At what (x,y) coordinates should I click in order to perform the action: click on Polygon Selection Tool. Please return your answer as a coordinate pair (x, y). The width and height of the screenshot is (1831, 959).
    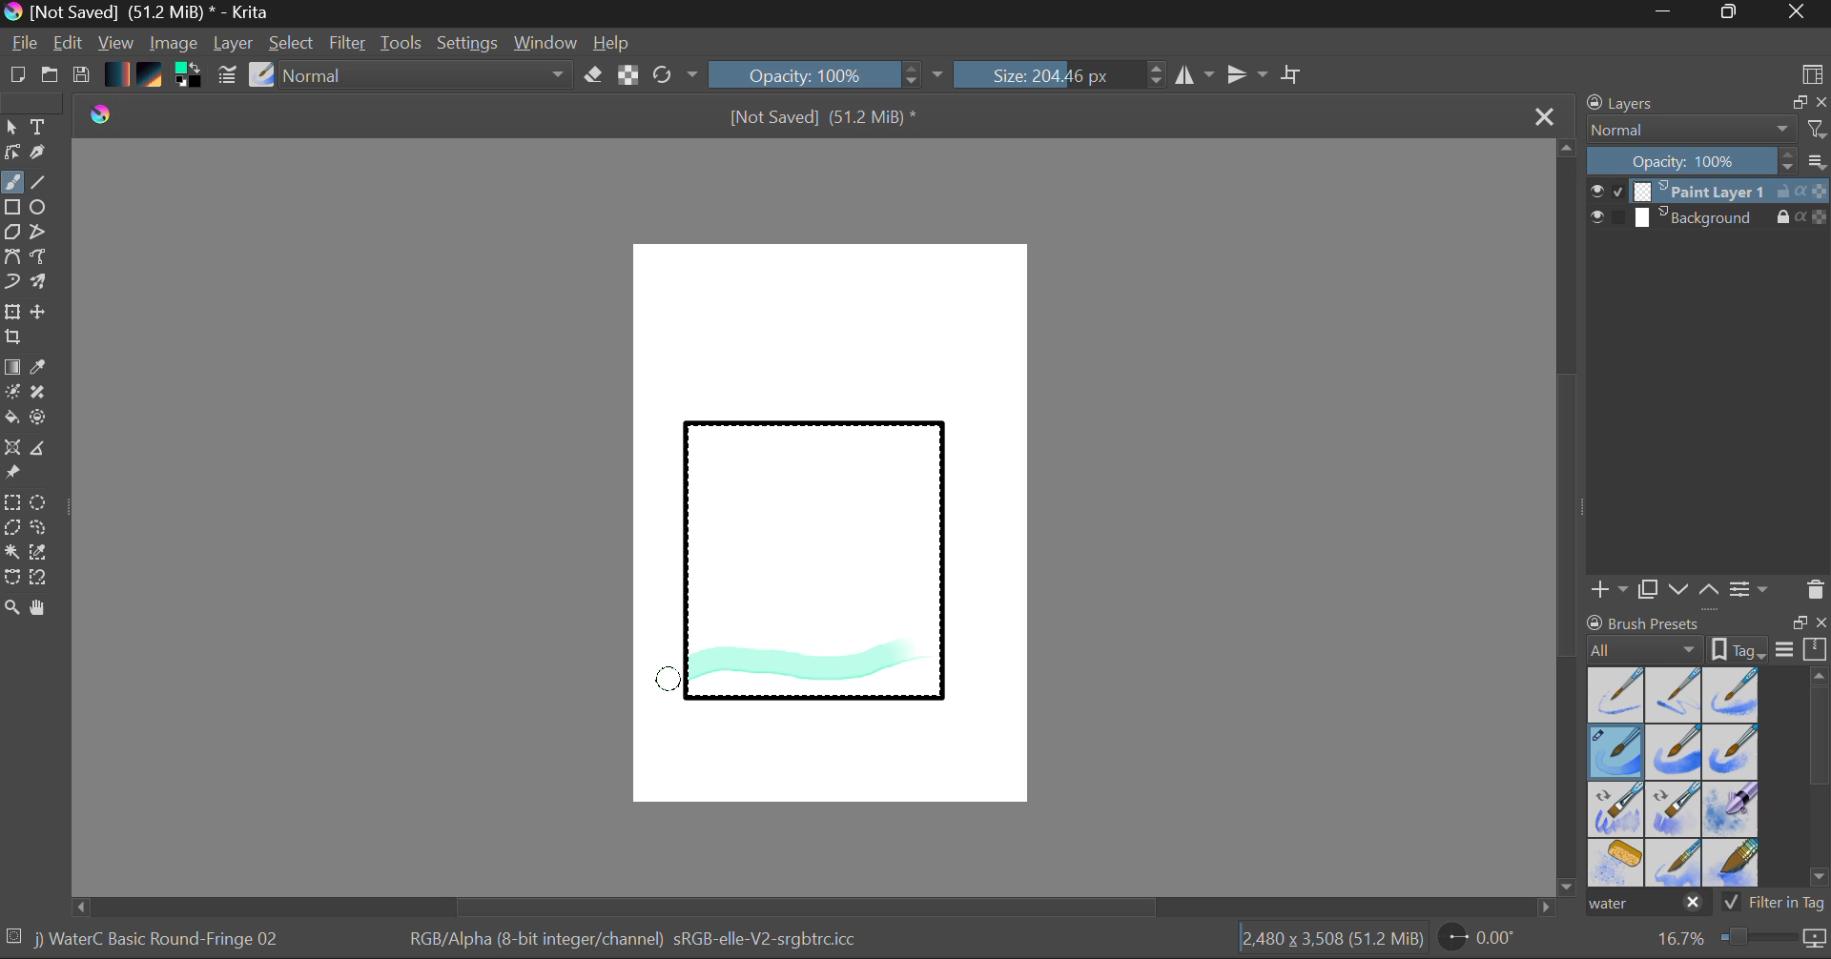
    Looking at the image, I should click on (11, 528).